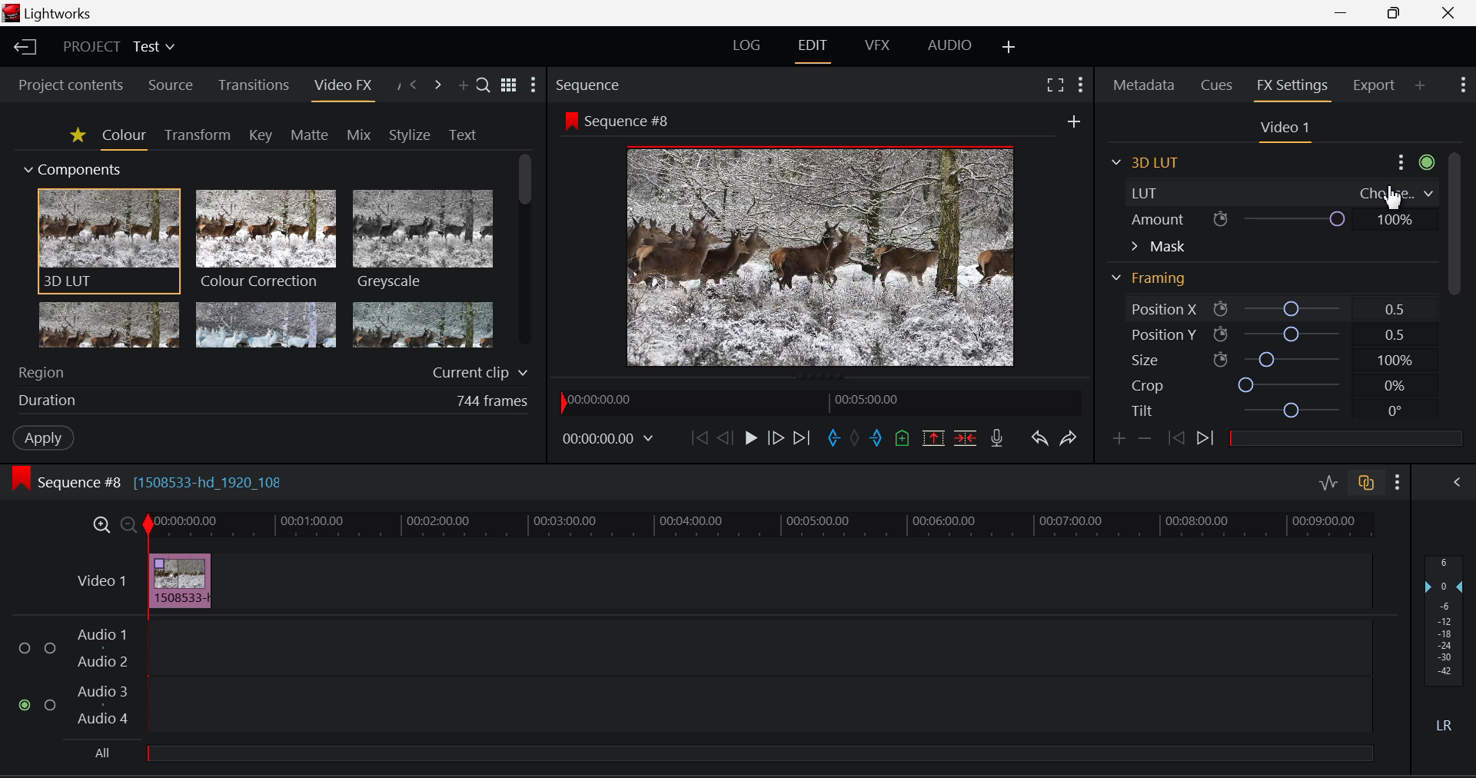 Image resolution: width=1476 pixels, height=778 pixels. Describe the element at coordinates (1272, 387) in the screenshot. I see `Crop` at that location.